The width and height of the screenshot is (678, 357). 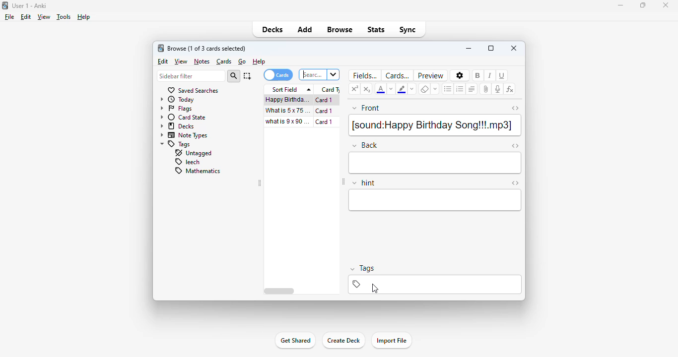 I want to click on what is 5x75=?, so click(x=288, y=110).